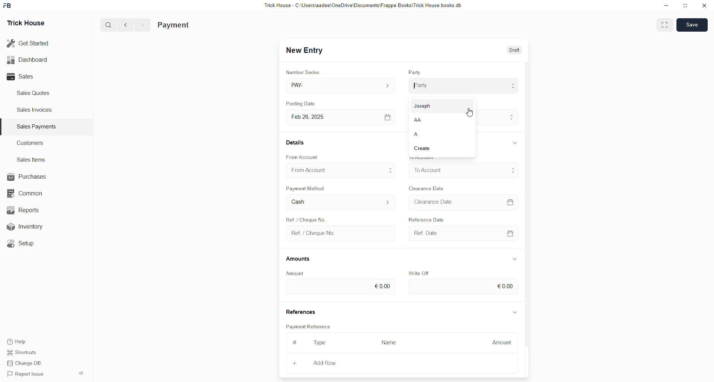  Describe the element at coordinates (300, 103) in the screenshot. I see `Posting Date` at that location.